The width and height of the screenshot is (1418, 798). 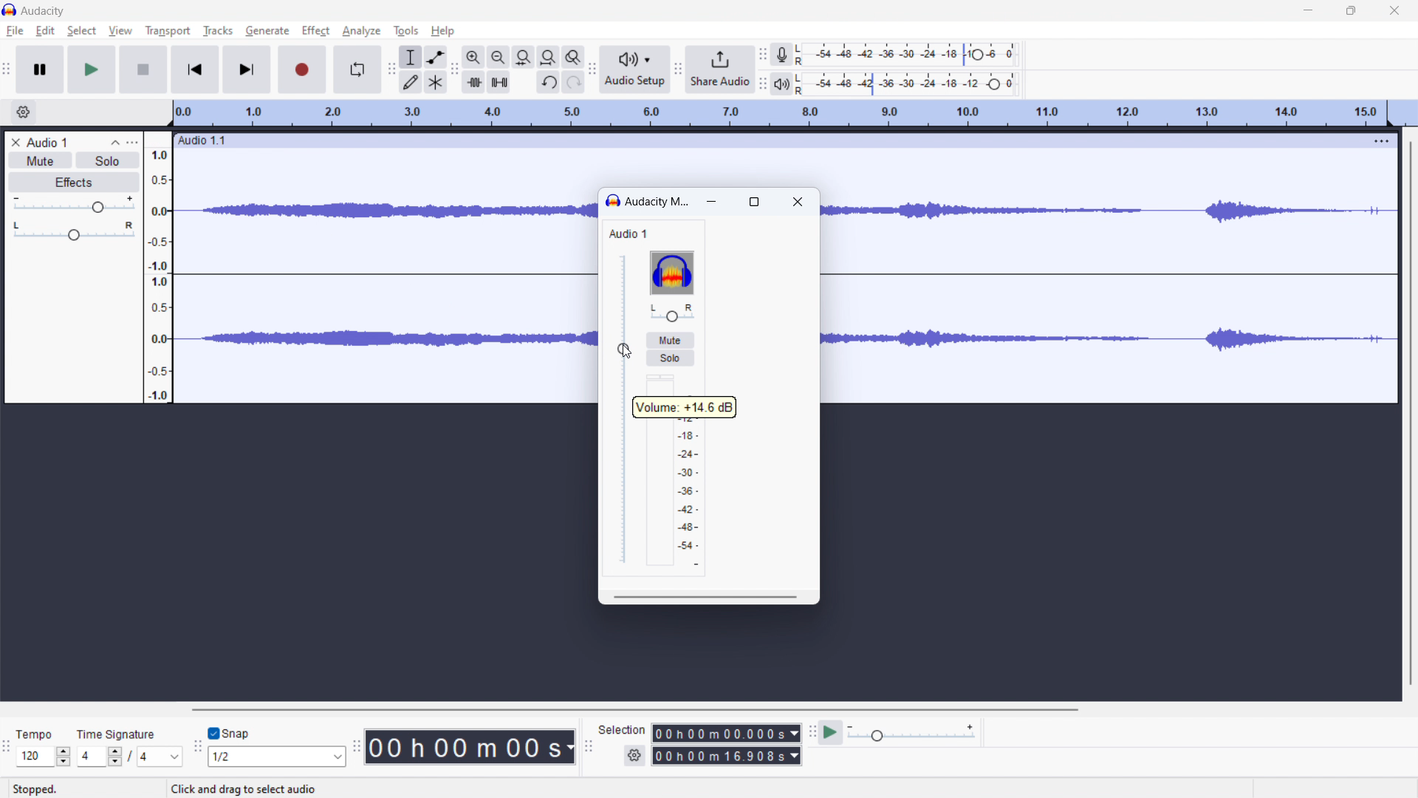 What do you see at coordinates (548, 83) in the screenshot?
I see `undo` at bounding box center [548, 83].